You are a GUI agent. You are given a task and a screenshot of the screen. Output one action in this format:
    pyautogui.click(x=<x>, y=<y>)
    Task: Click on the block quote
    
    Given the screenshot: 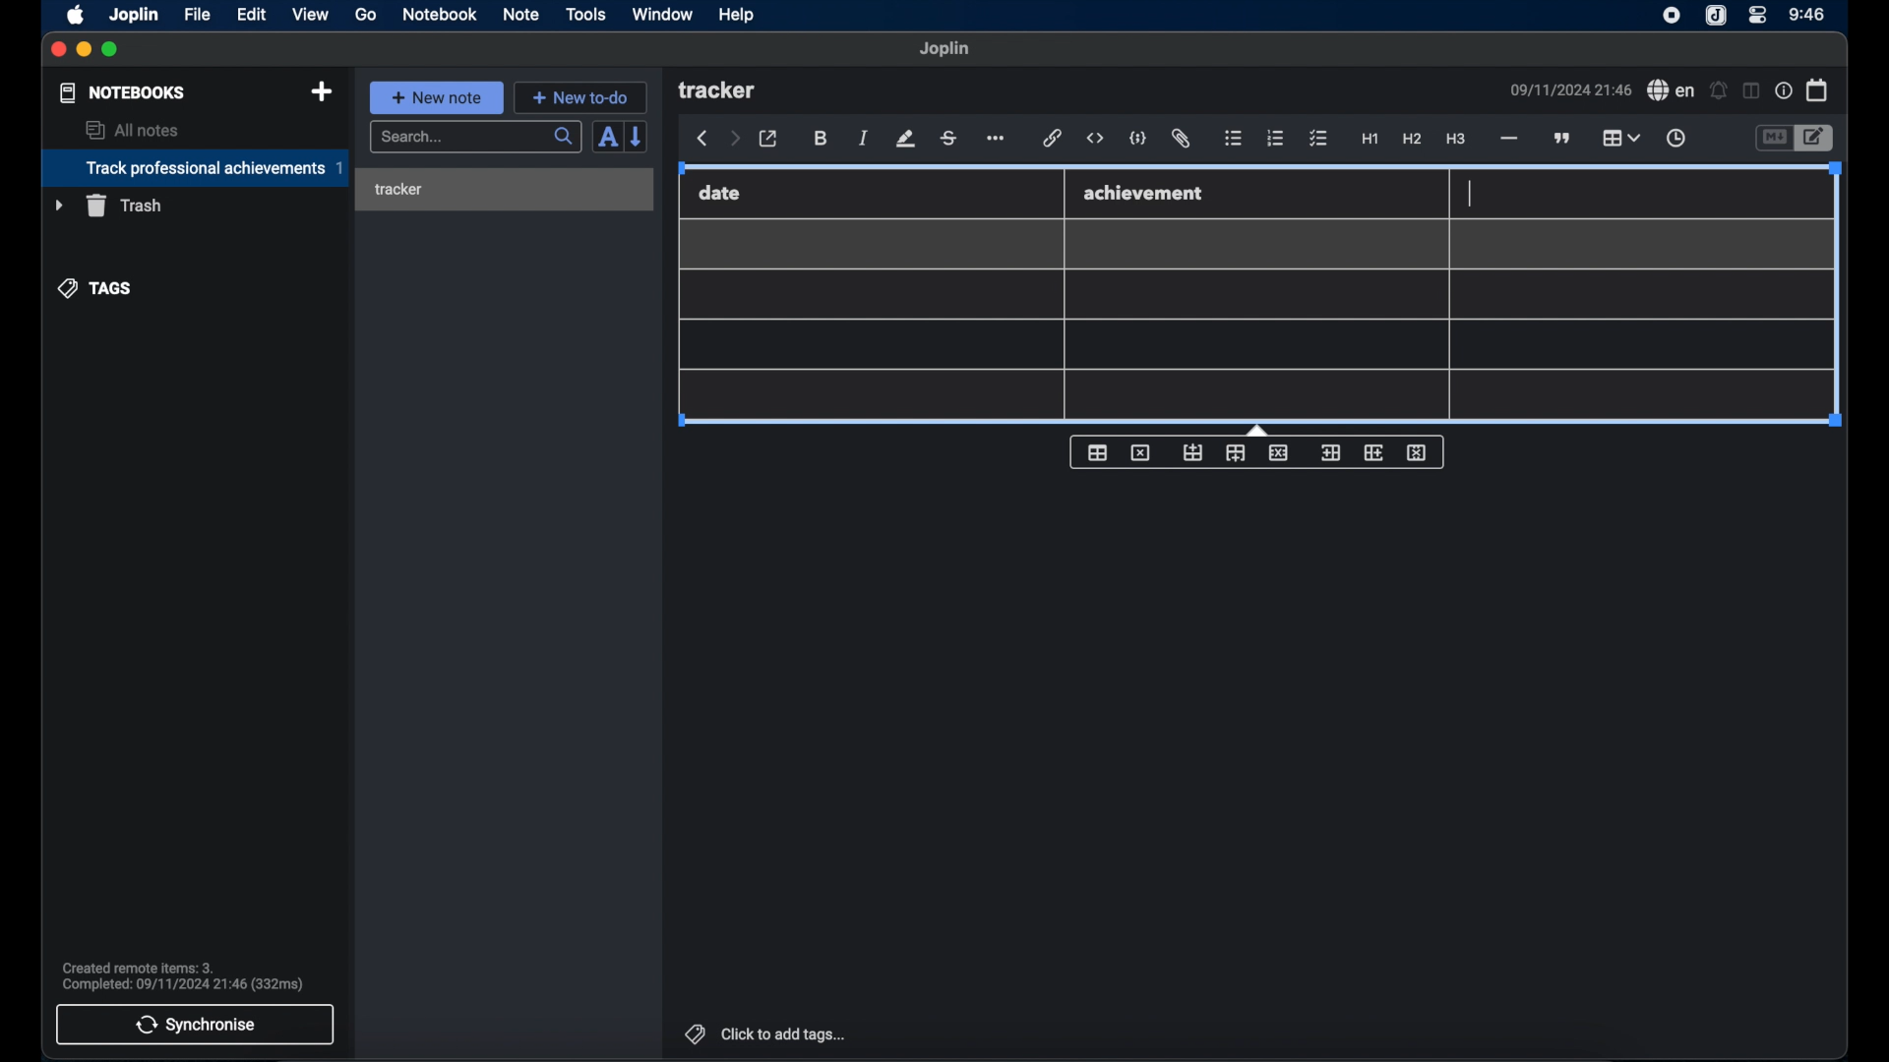 What is the action you would take?
    pyautogui.click(x=1563, y=138)
    